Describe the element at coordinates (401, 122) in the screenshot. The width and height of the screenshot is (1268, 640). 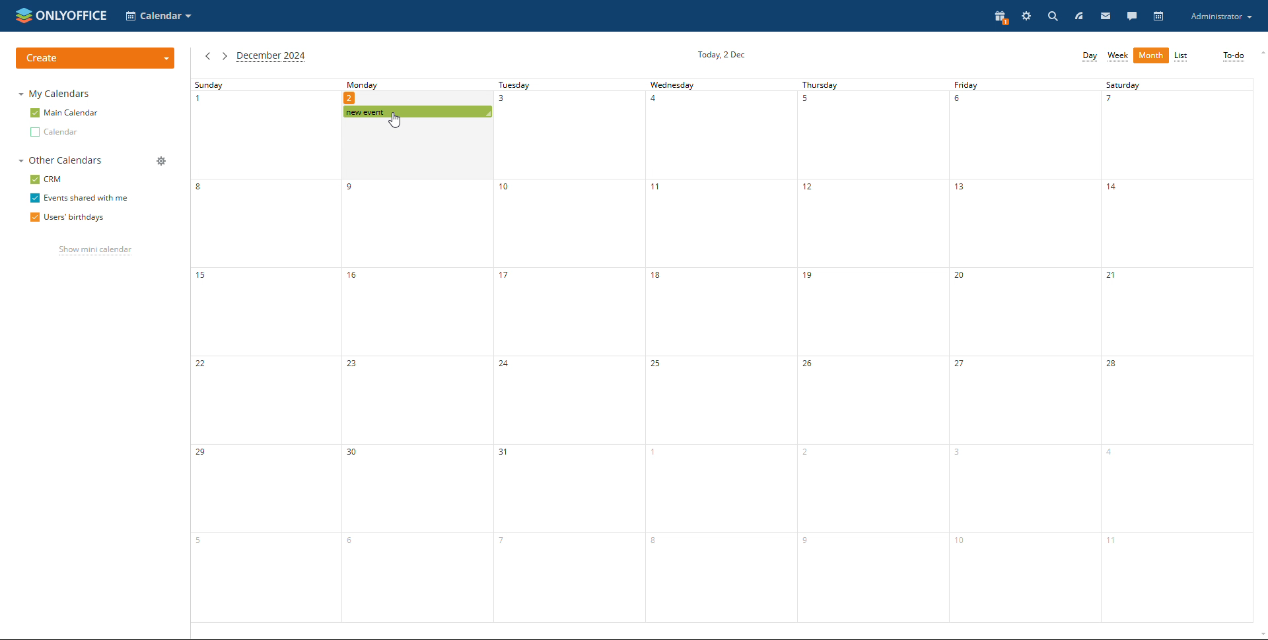
I see `cursor` at that location.